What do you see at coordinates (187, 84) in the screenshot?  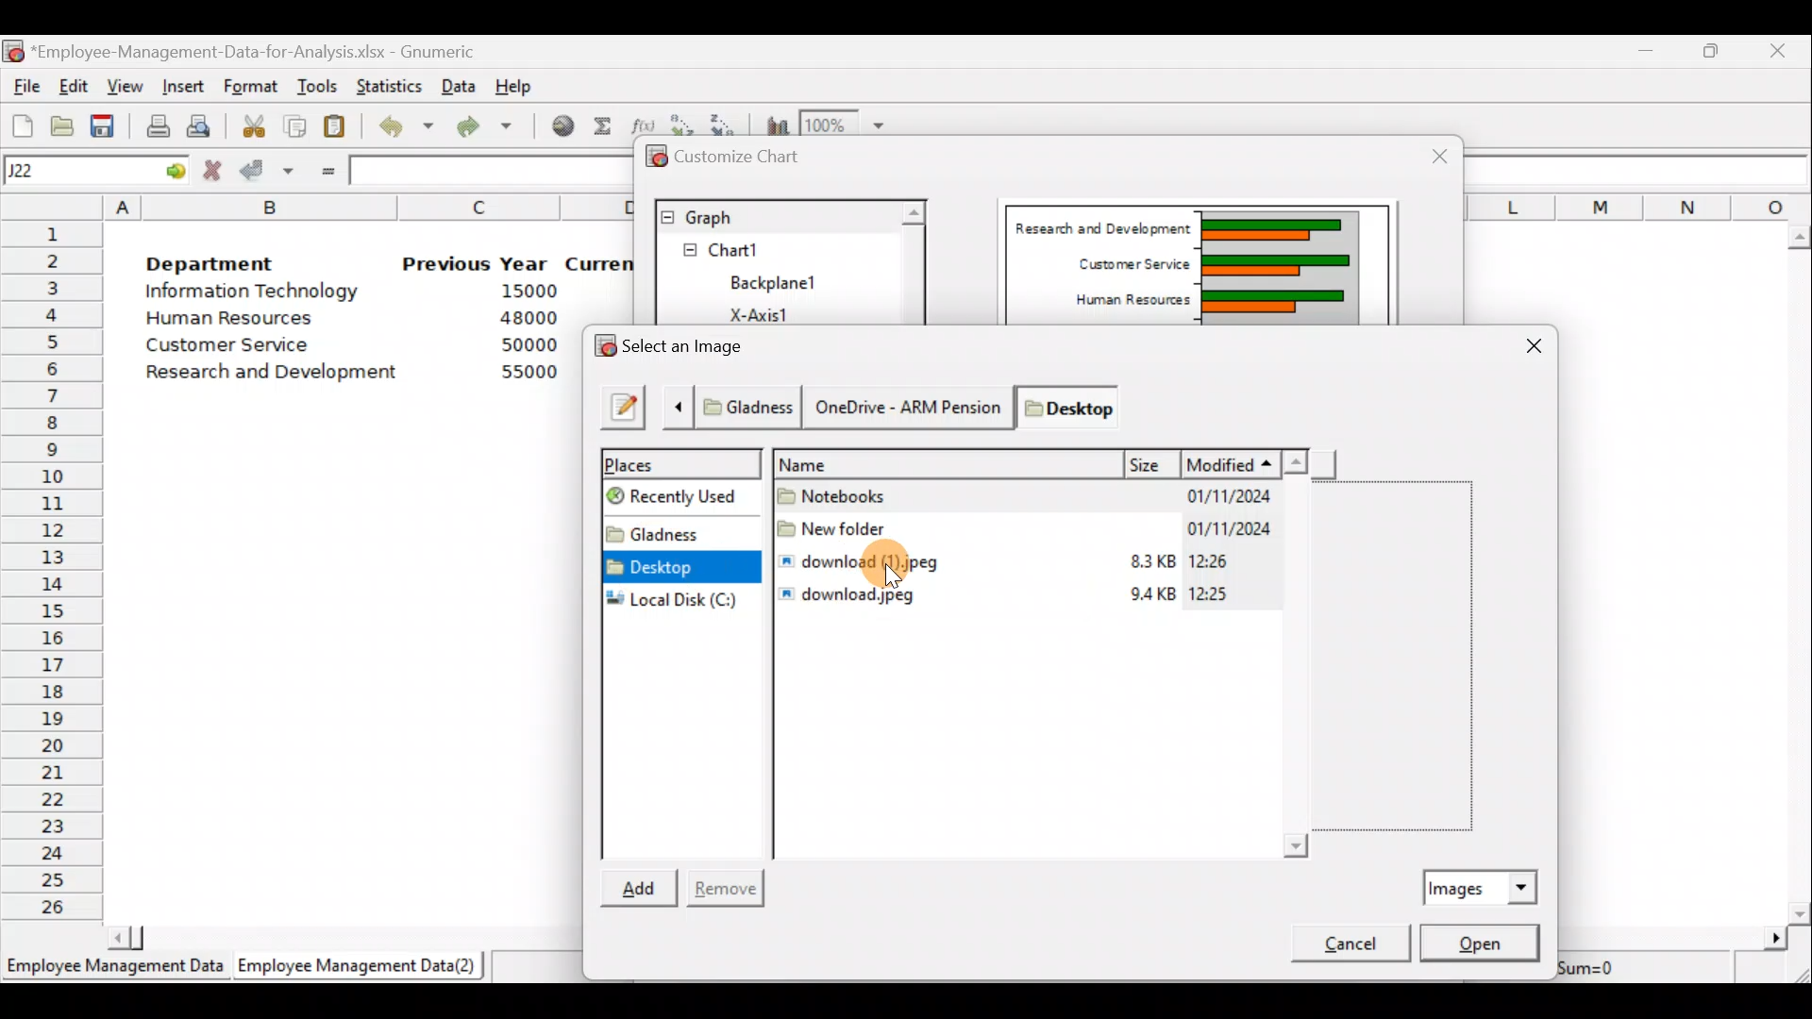 I see `Insert` at bounding box center [187, 84].